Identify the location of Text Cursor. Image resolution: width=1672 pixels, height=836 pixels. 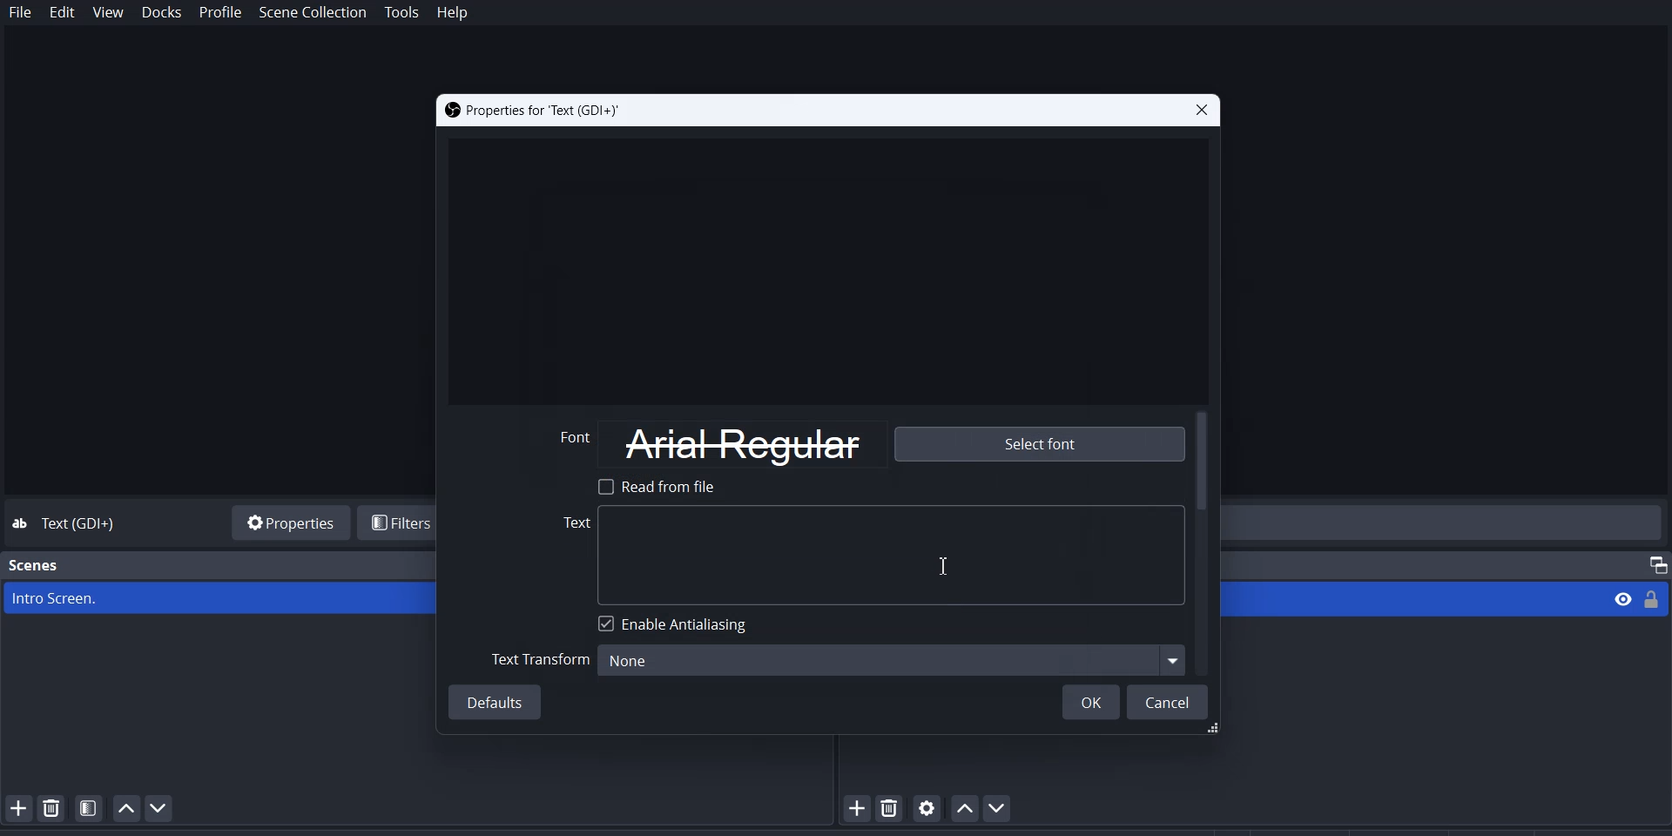
(945, 563).